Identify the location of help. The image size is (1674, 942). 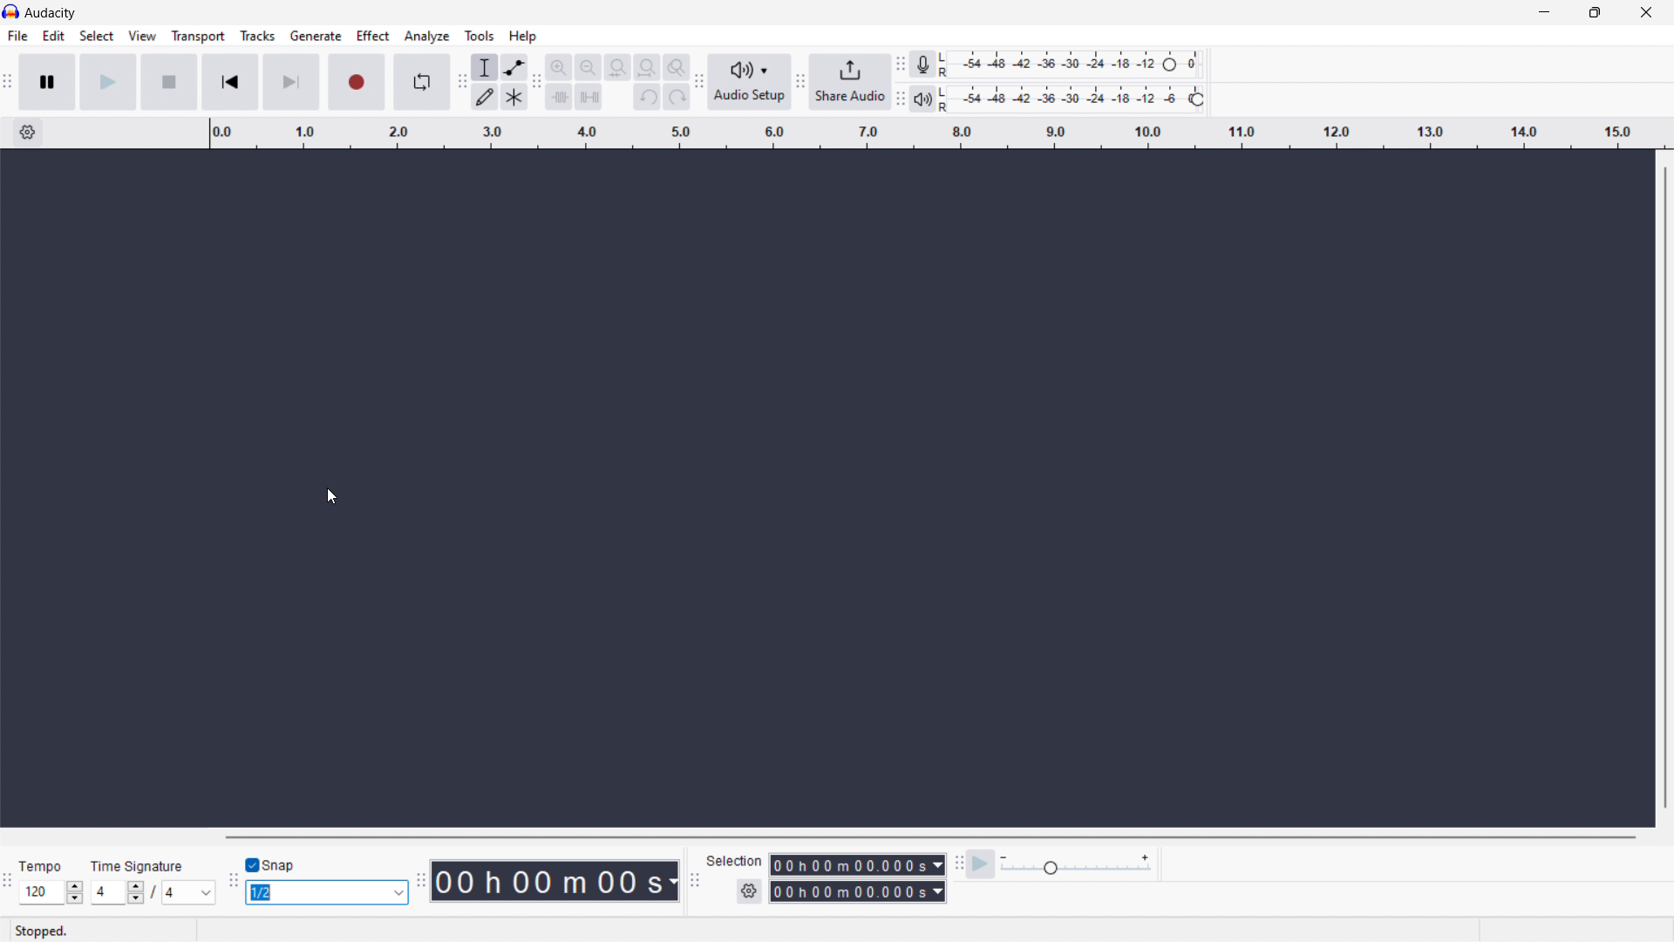
(523, 37).